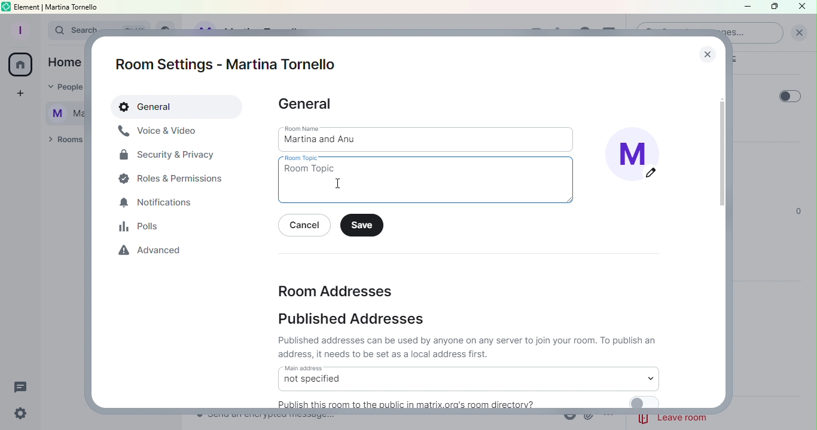 The width and height of the screenshot is (817, 430). I want to click on Martina Tornello, so click(60, 112).